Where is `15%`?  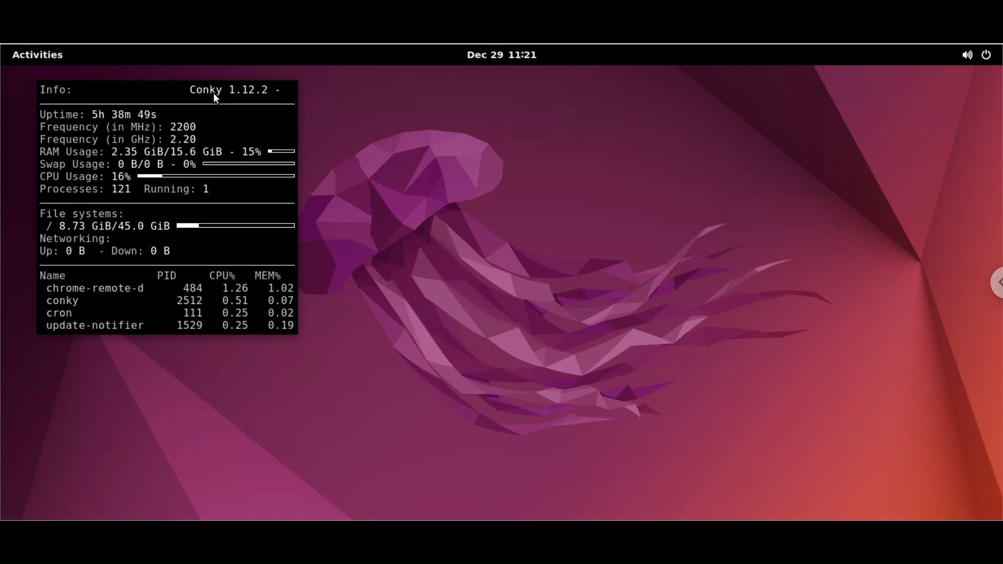
15% is located at coordinates (267, 151).